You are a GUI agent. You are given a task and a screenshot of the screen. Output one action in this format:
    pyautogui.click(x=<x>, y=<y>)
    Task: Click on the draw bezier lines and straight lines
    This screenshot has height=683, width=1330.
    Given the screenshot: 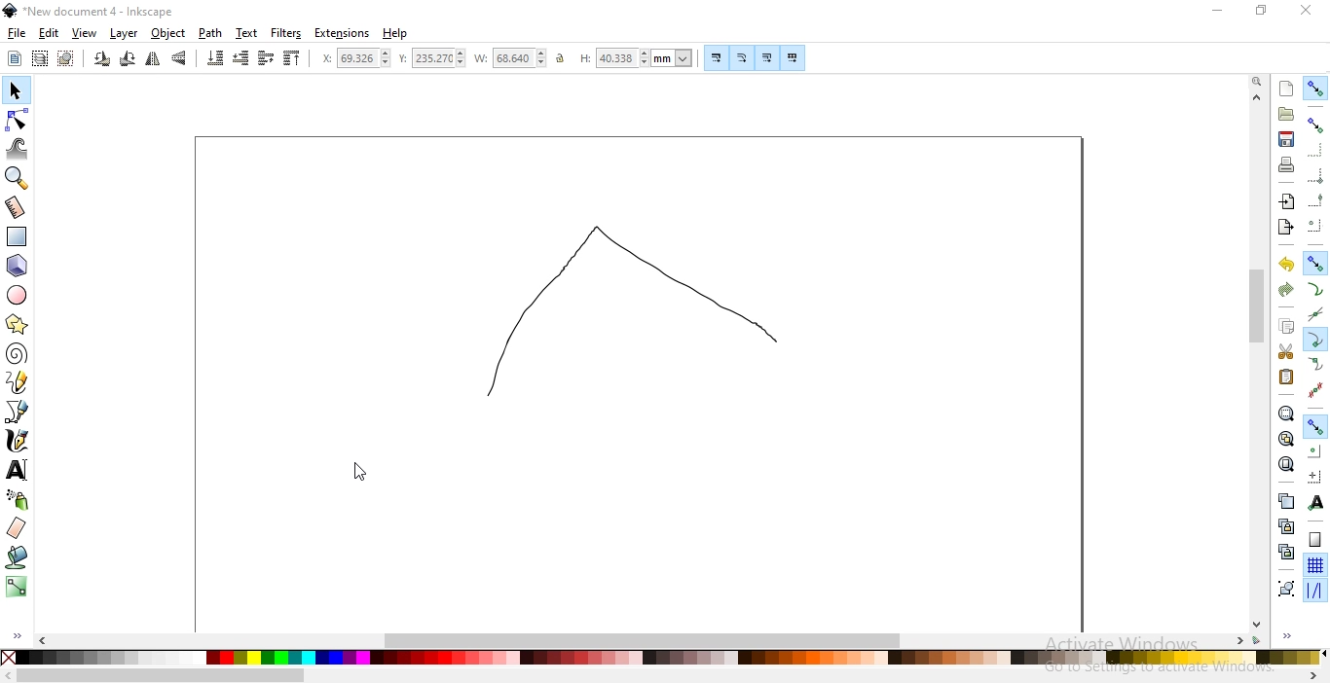 What is the action you would take?
    pyautogui.click(x=18, y=412)
    